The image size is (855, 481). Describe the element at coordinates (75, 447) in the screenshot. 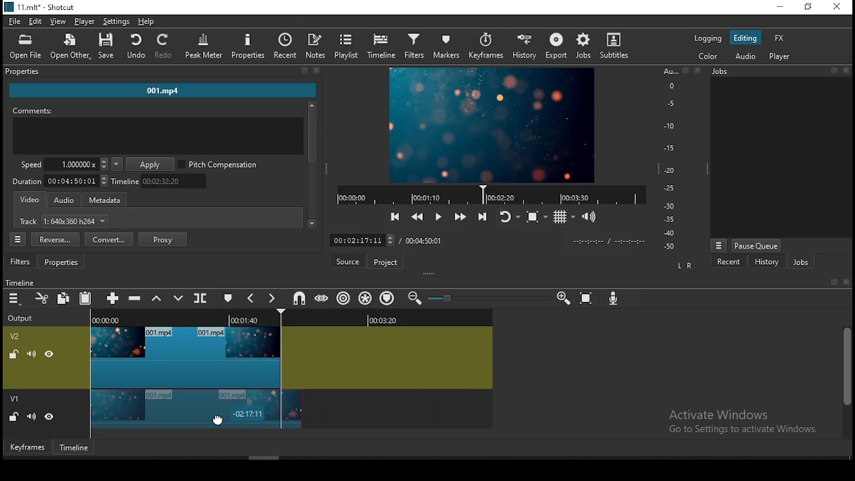

I see `timeline` at that location.